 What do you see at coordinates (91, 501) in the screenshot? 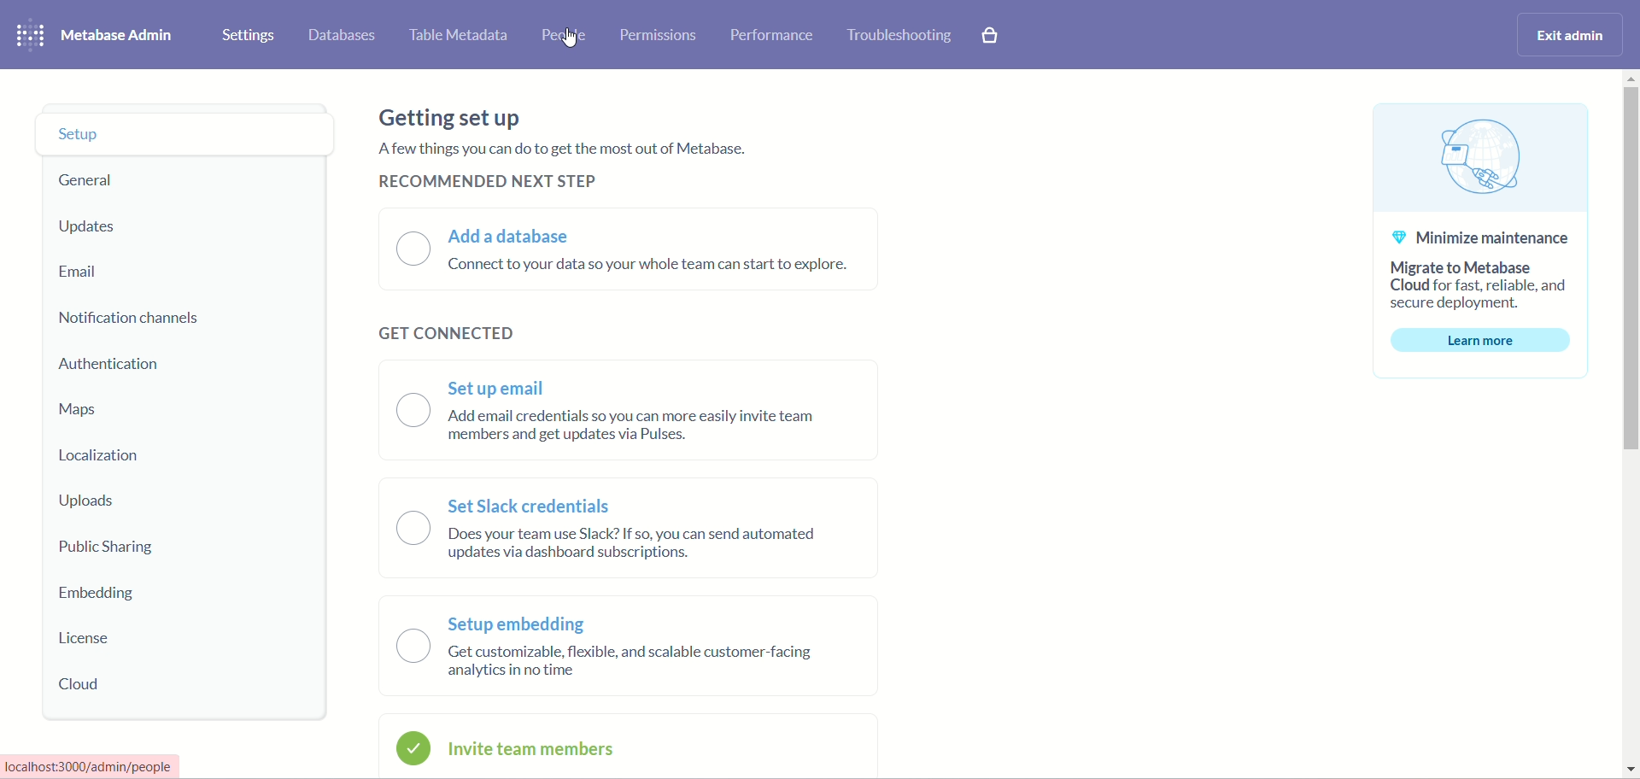
I see `uploads` at bounding box center [91, 501].